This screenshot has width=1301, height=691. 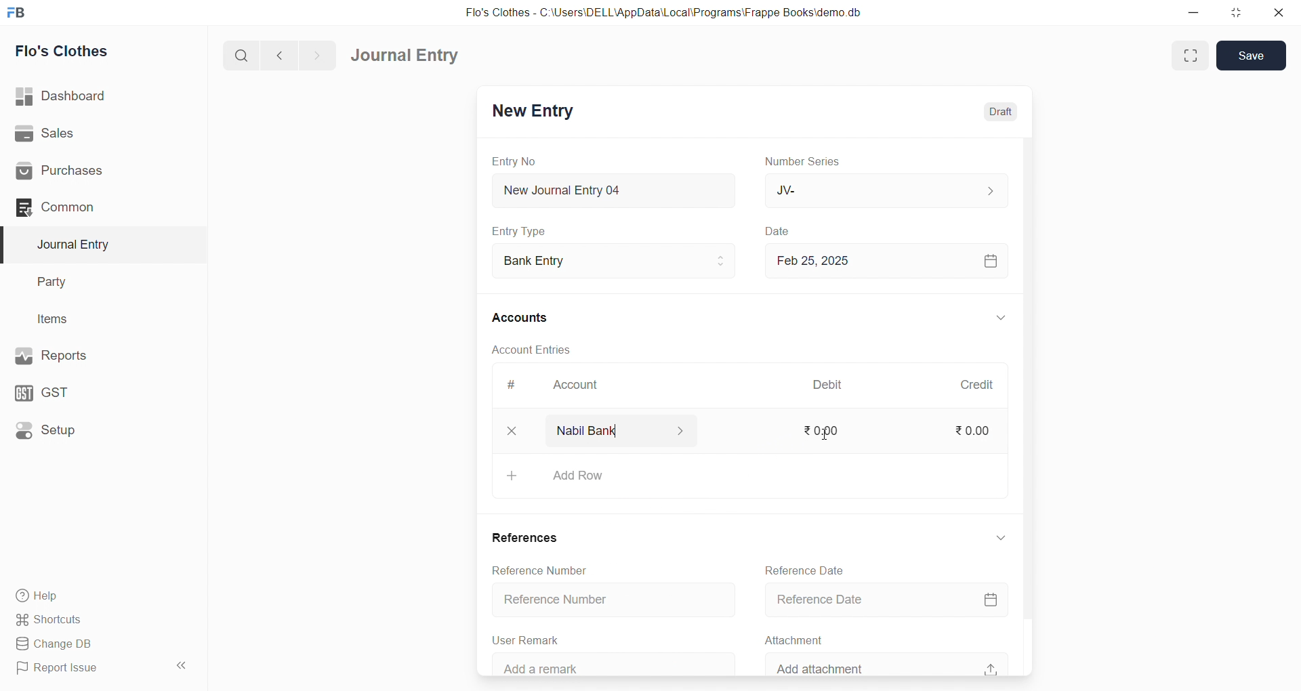 I want to click on Entry No., so click(x=514, y=161).